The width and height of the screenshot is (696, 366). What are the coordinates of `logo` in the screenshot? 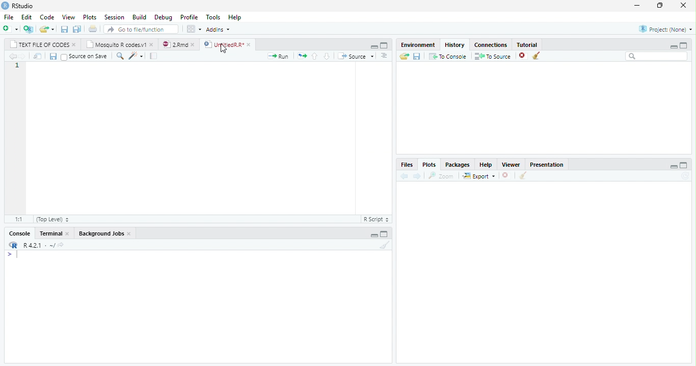 It's located at (13, 245).